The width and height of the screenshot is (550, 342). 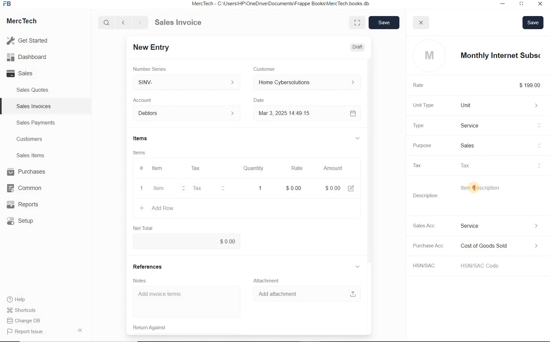 I want to click on item name, so click(x=497, y=55).